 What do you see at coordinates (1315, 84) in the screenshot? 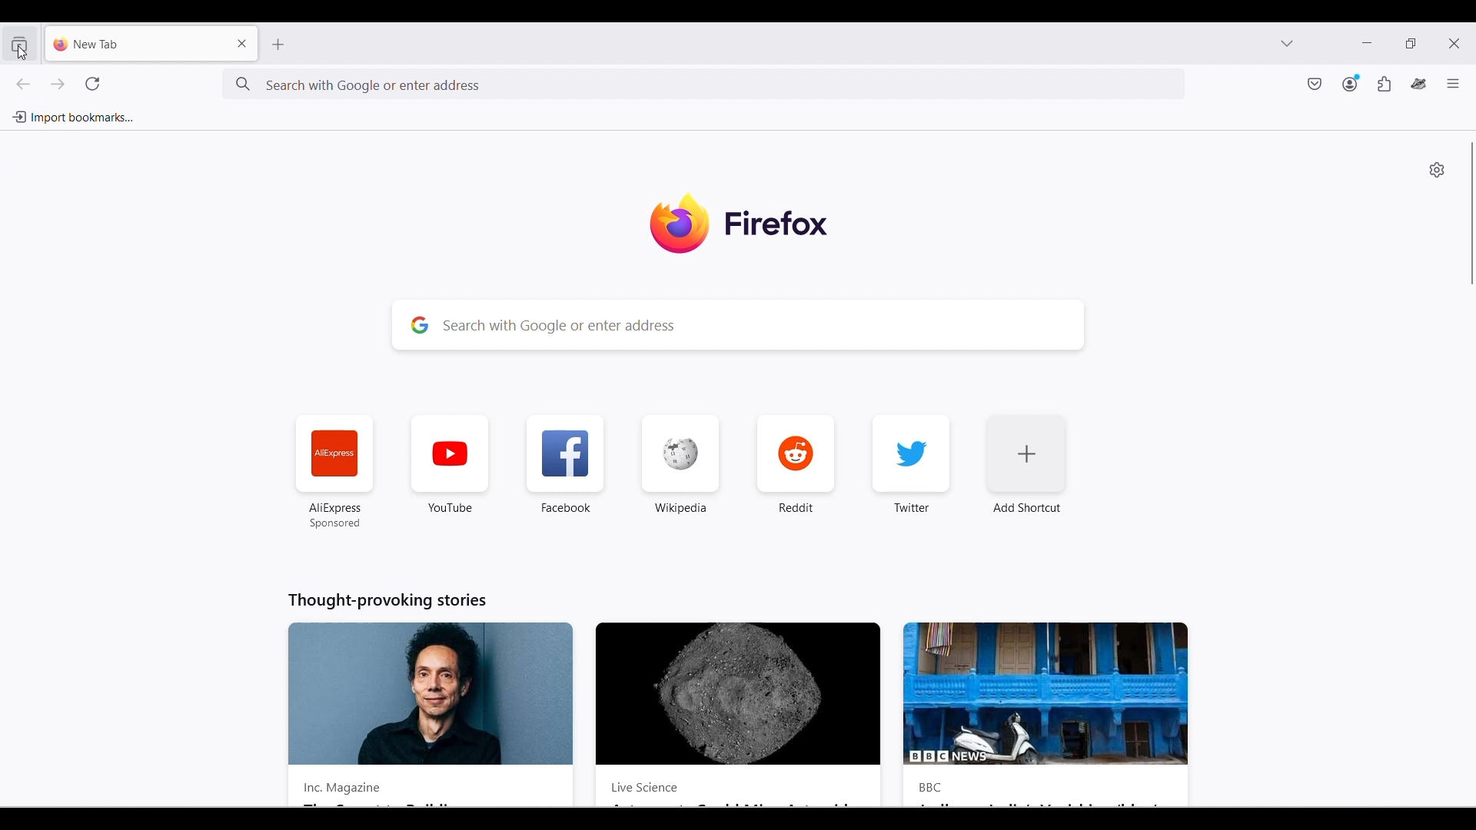
I see `Save to pocket` at bounding box center [1315, 84].